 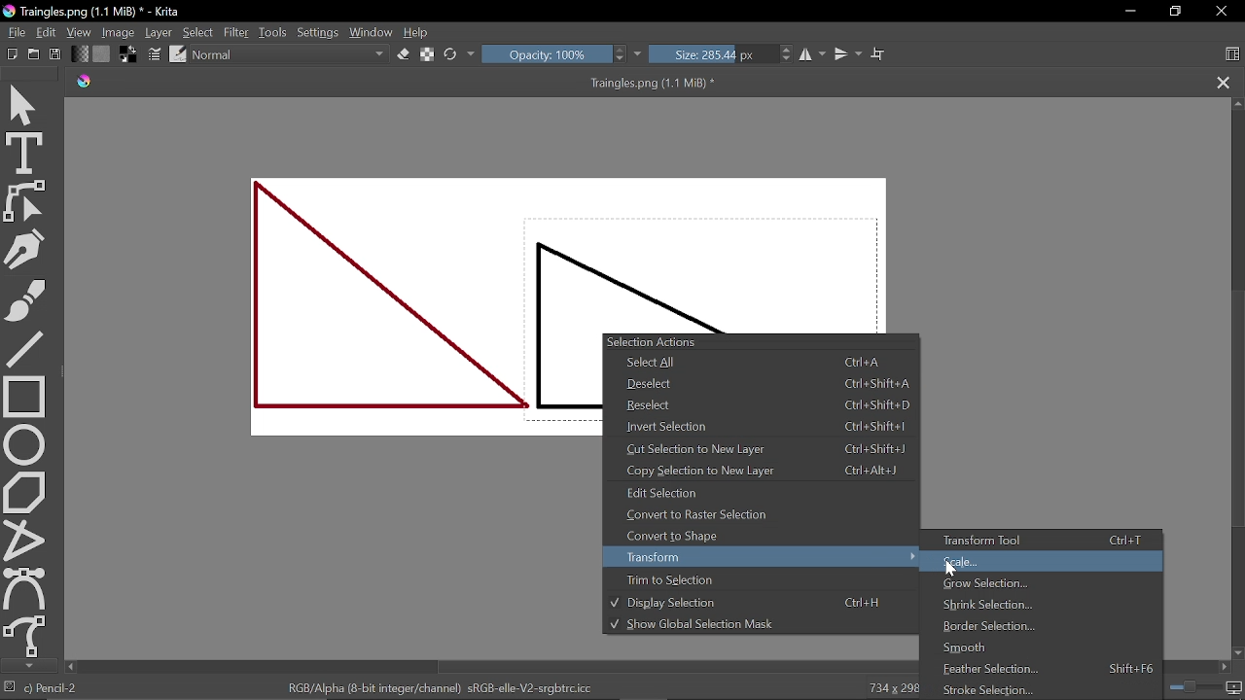 What do you see at coordinates (460, 54) in the screenshot?
I see `Reload original preset` at bounding box center [460, 54].